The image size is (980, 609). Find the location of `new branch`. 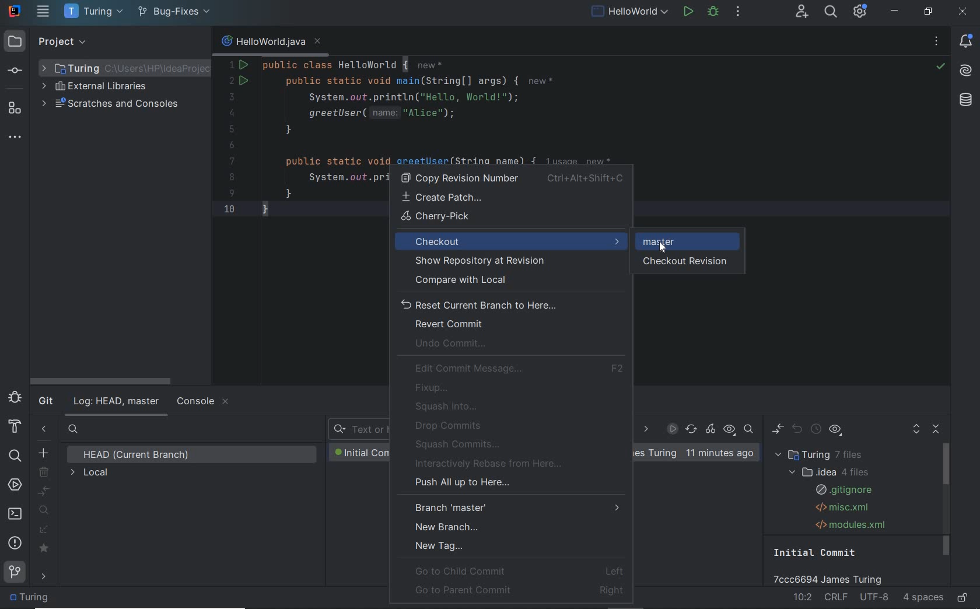

new branch is located at coordinates (44, 452).